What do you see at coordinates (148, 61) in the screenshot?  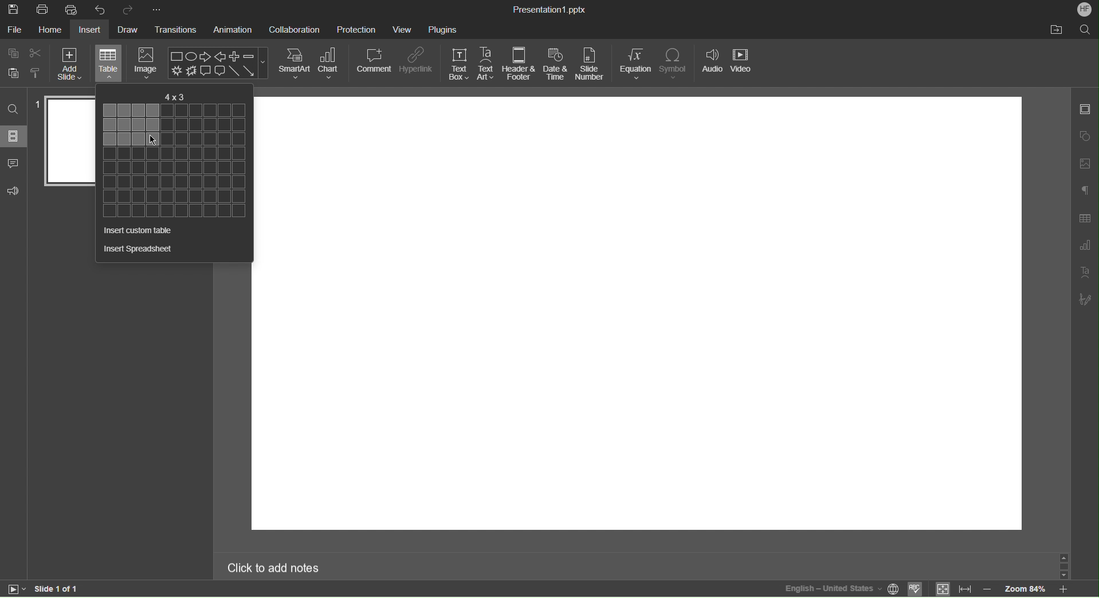 I see `Image` at bounding box center [148, 61].